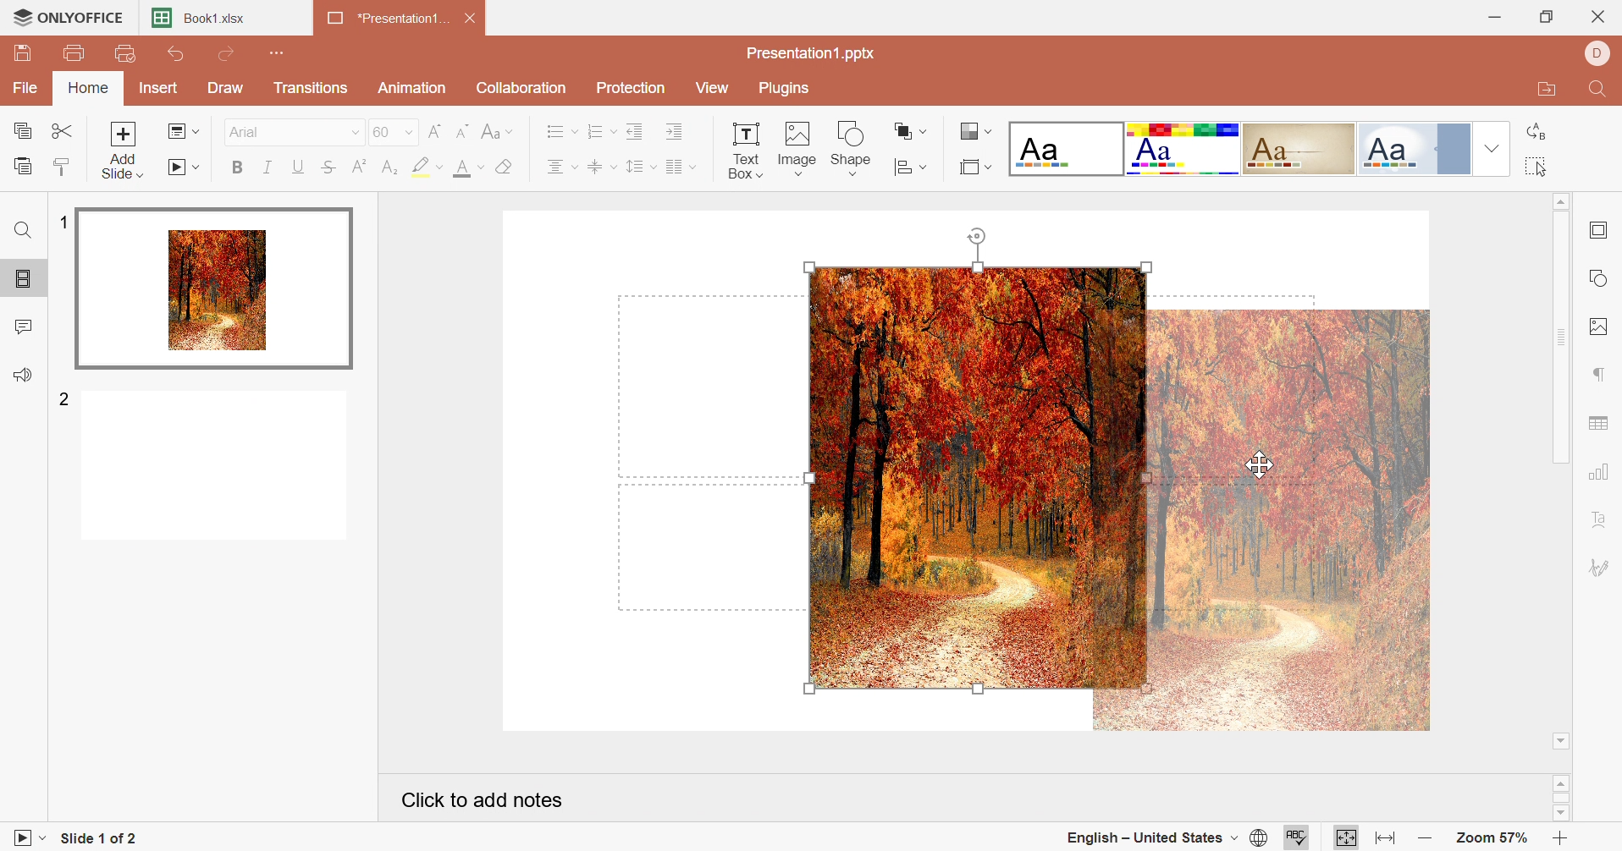 This screenshot has height=851, width=1622. I want to click on Print file, so click(75, 54).